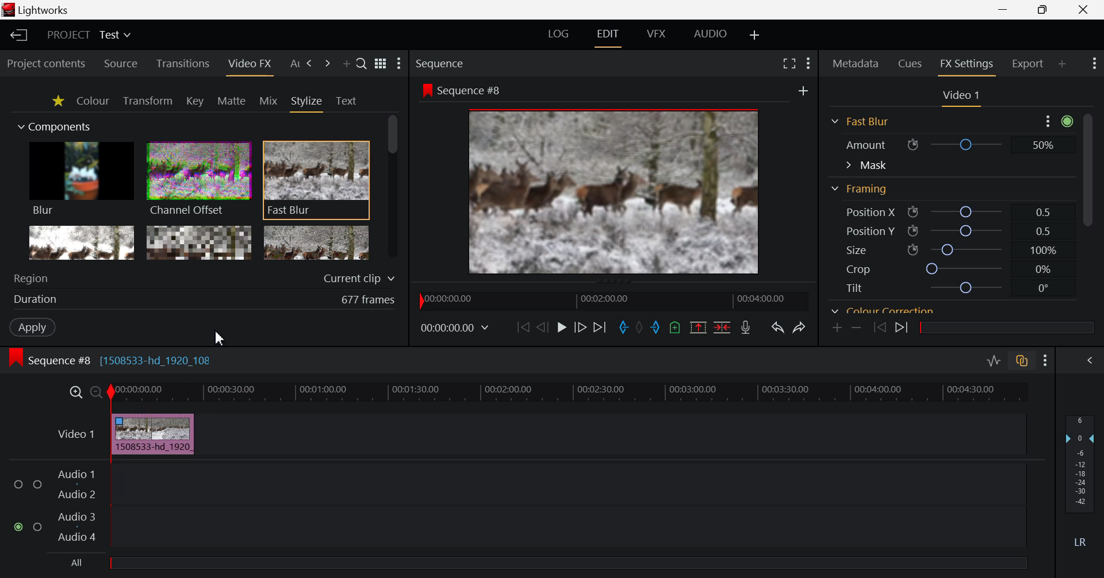  What do you see at coordinates (121, 361) in the screenshot?
I see `Sequence #8 [1508533-hd_1920_108` at bounding box center [121, 361].